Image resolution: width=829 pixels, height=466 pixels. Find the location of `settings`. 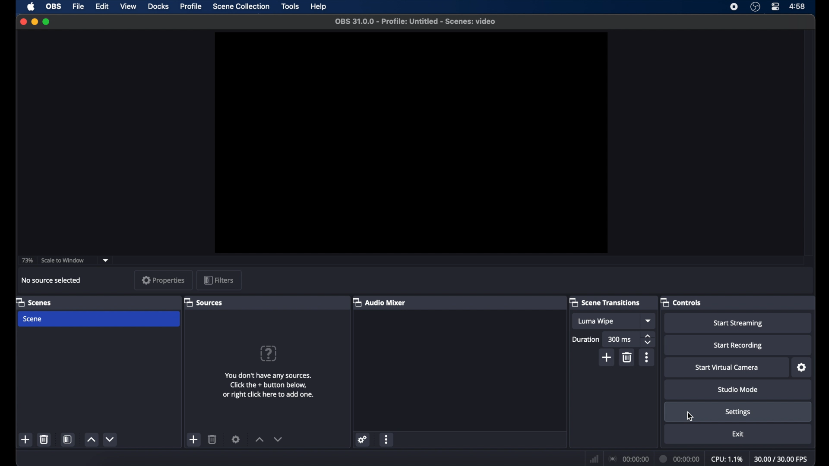

settings is located at coordinates (801, 368).